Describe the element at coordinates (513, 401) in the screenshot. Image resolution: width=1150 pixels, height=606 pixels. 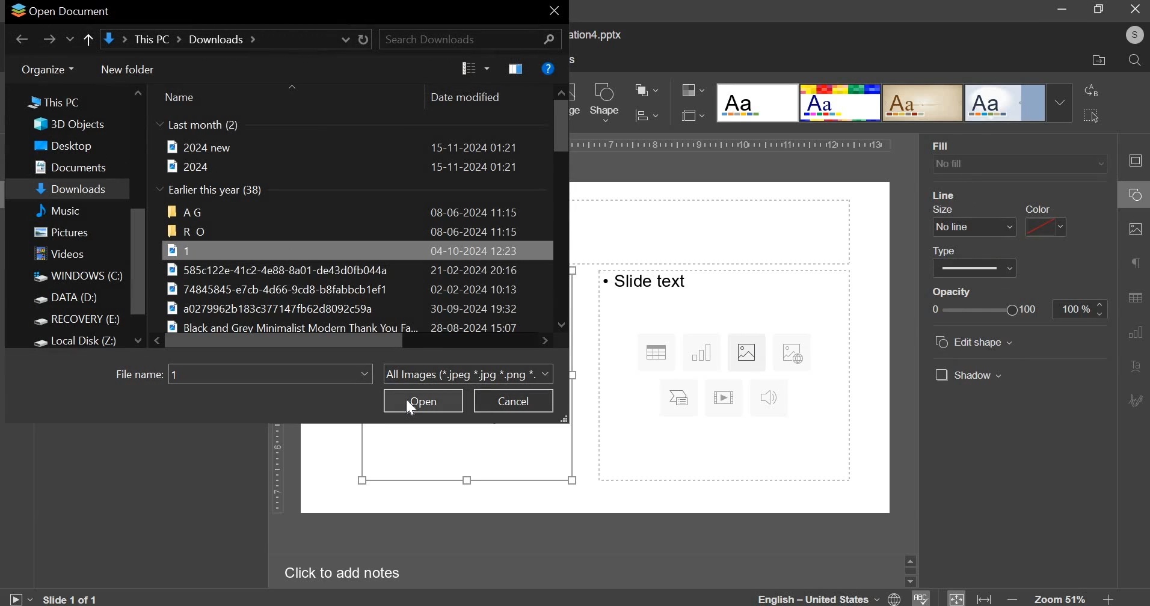
I see `cancel` at that location.